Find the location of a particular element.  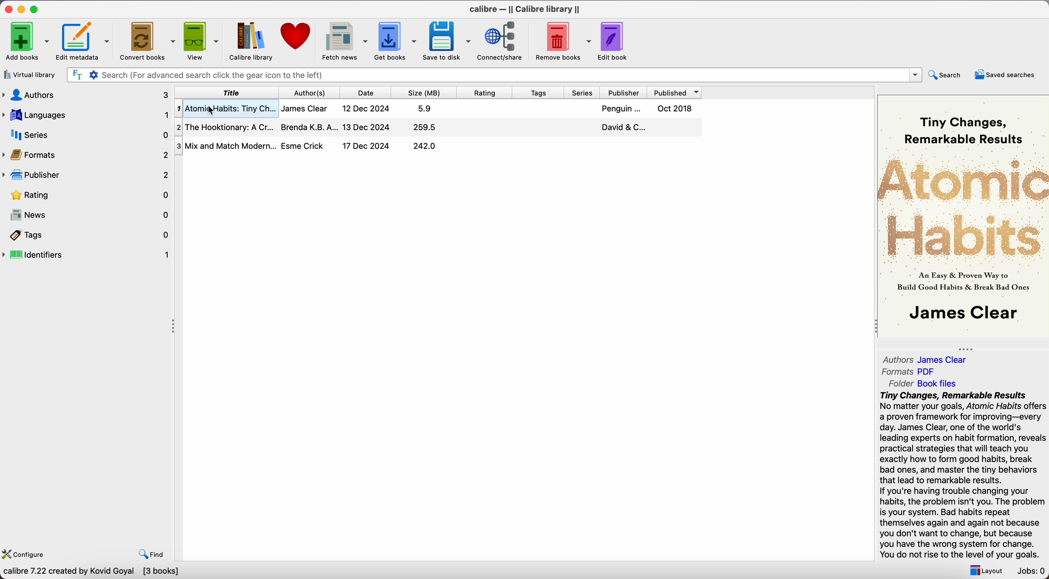

259.5 is located at coordinates (426, 128).